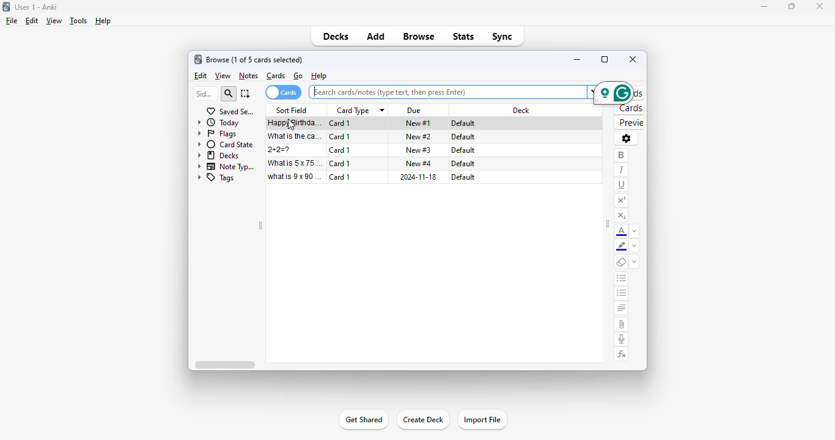 This screenshot has height=440, width=835. I want to click on due, so click(415, 111).